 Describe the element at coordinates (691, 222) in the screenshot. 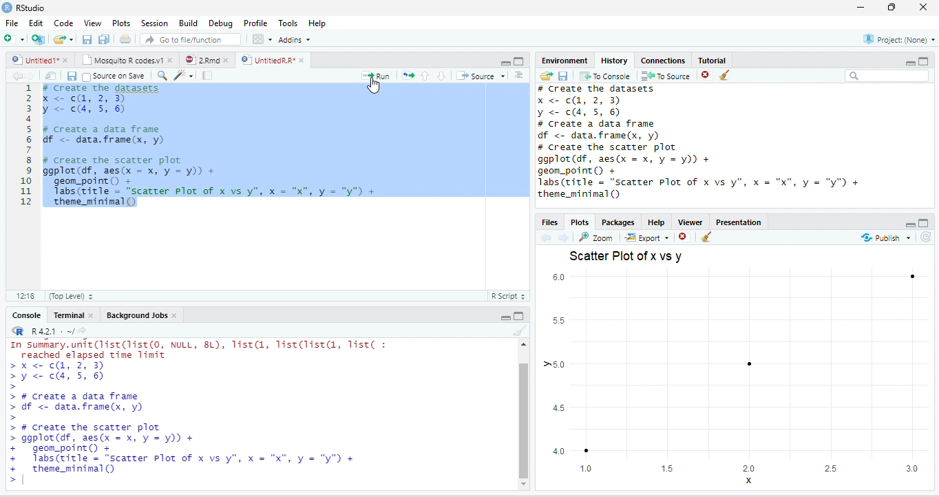

I see `Viewer` at that location.